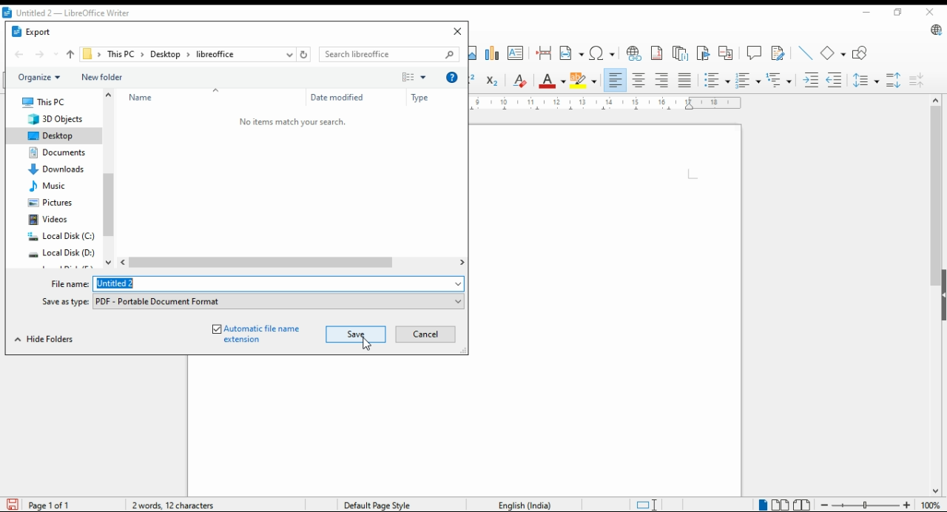 The height and width of the screenshot is (512, 947). Describe the element at coordinates (586, 80) in the screenshot. I see `highlight` at that location.